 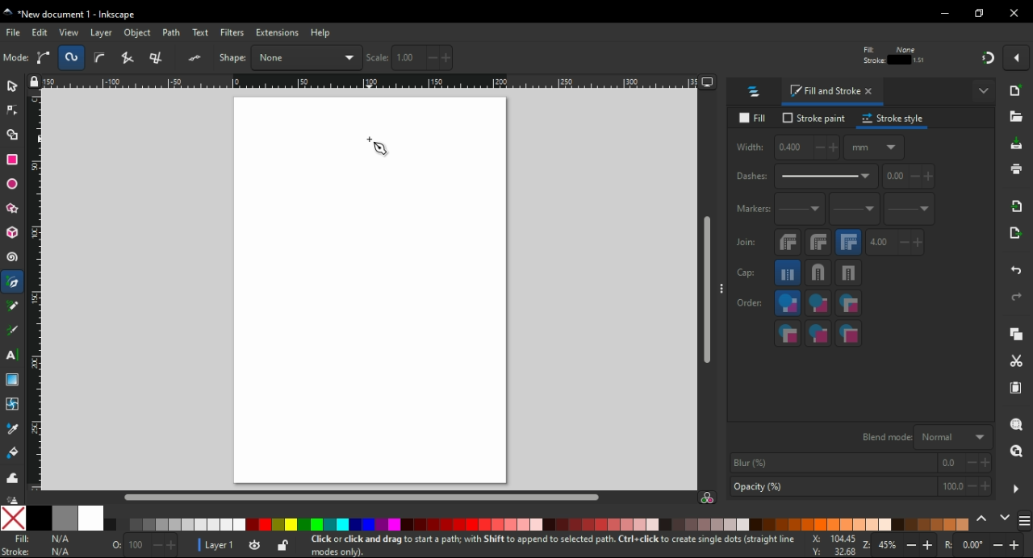 What do you see at coordinates (15, 452) in the screenshot?
I see `paint bucket tool` at bounding box center [15, 452].